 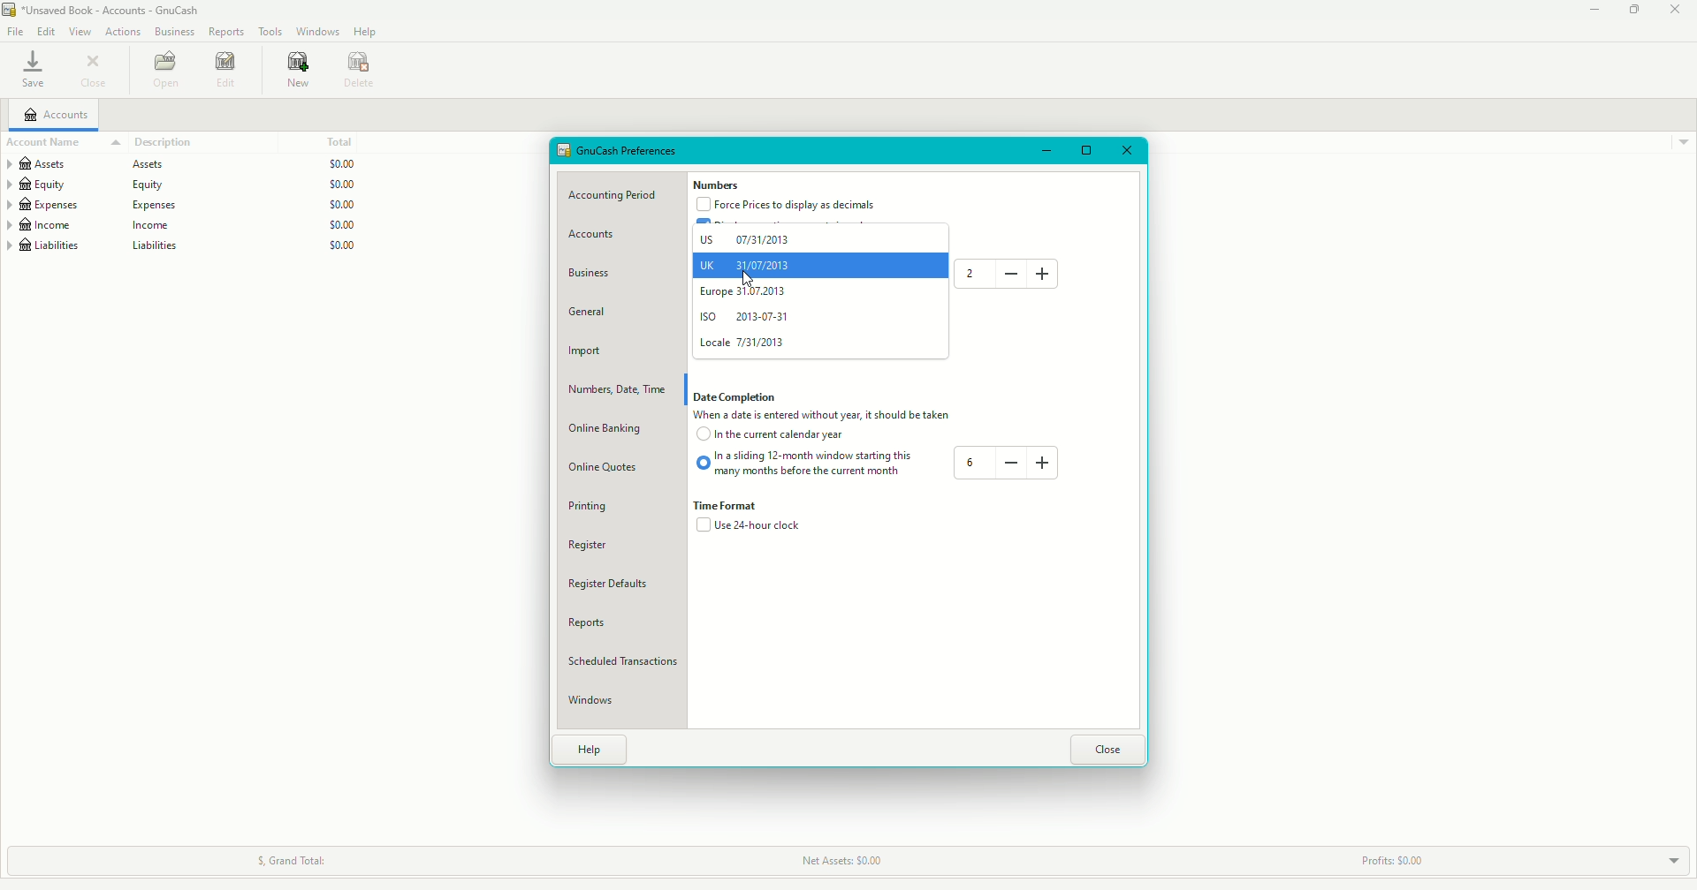 What do you see at coordinates (750, 279) in the screenshot?
I see `cursor` at bounding box center [750, 279].